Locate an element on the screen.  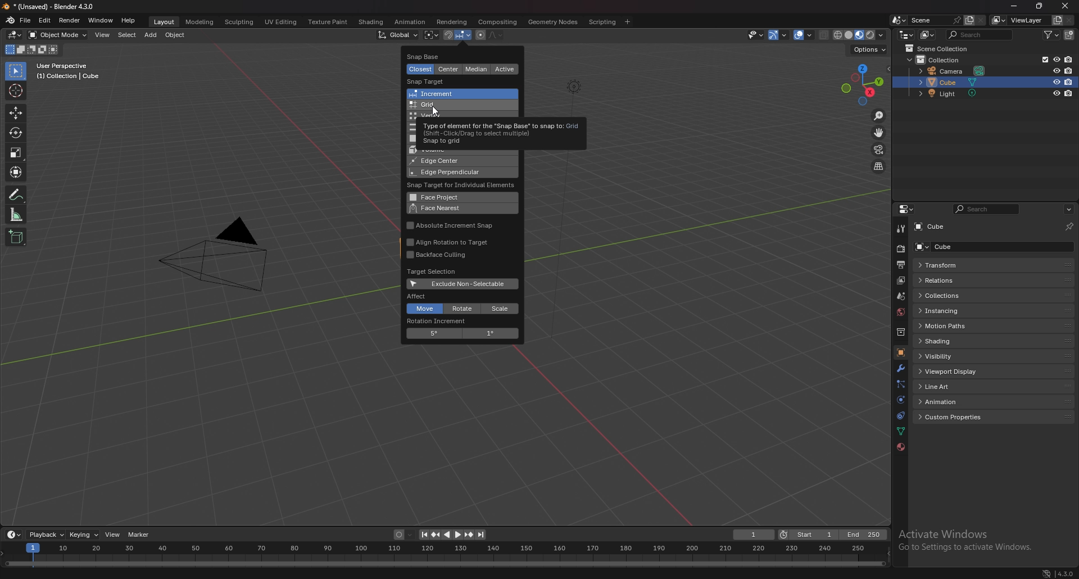
annotate is located at coordinates (16, 194).